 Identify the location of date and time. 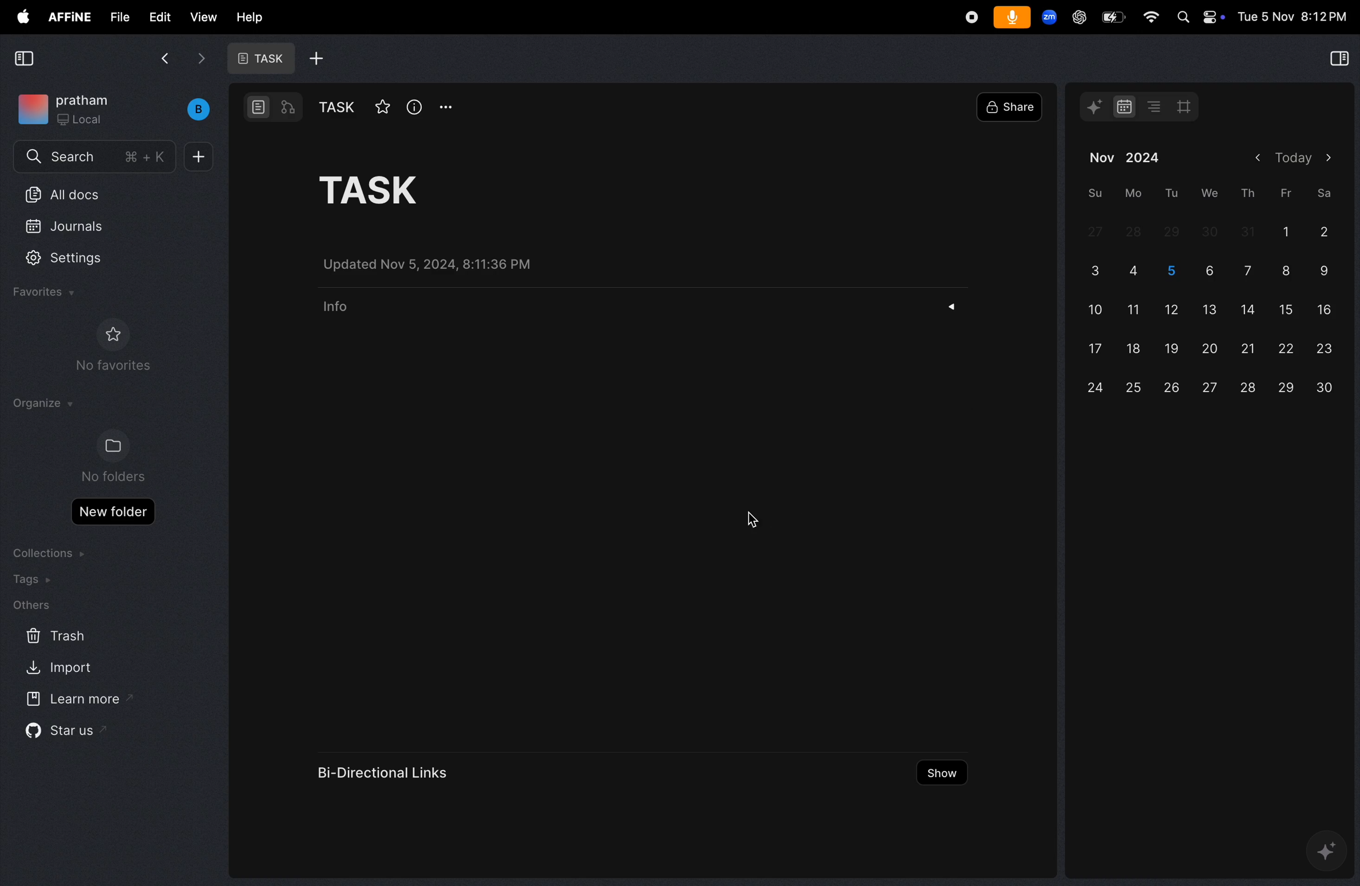
(1293, 17).